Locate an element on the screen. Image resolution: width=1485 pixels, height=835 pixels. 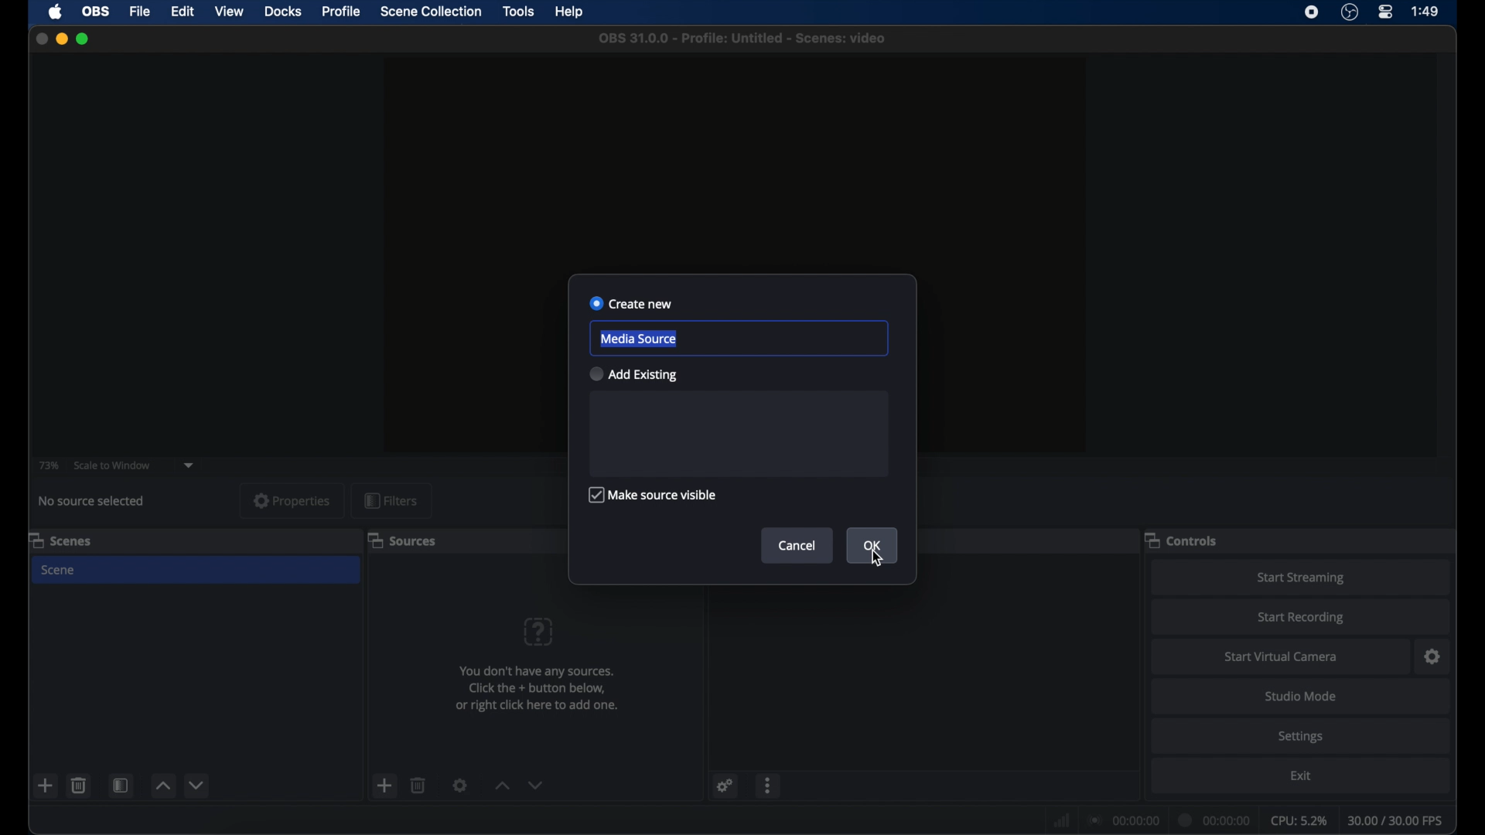
tools is located at coordinates (520, 12).